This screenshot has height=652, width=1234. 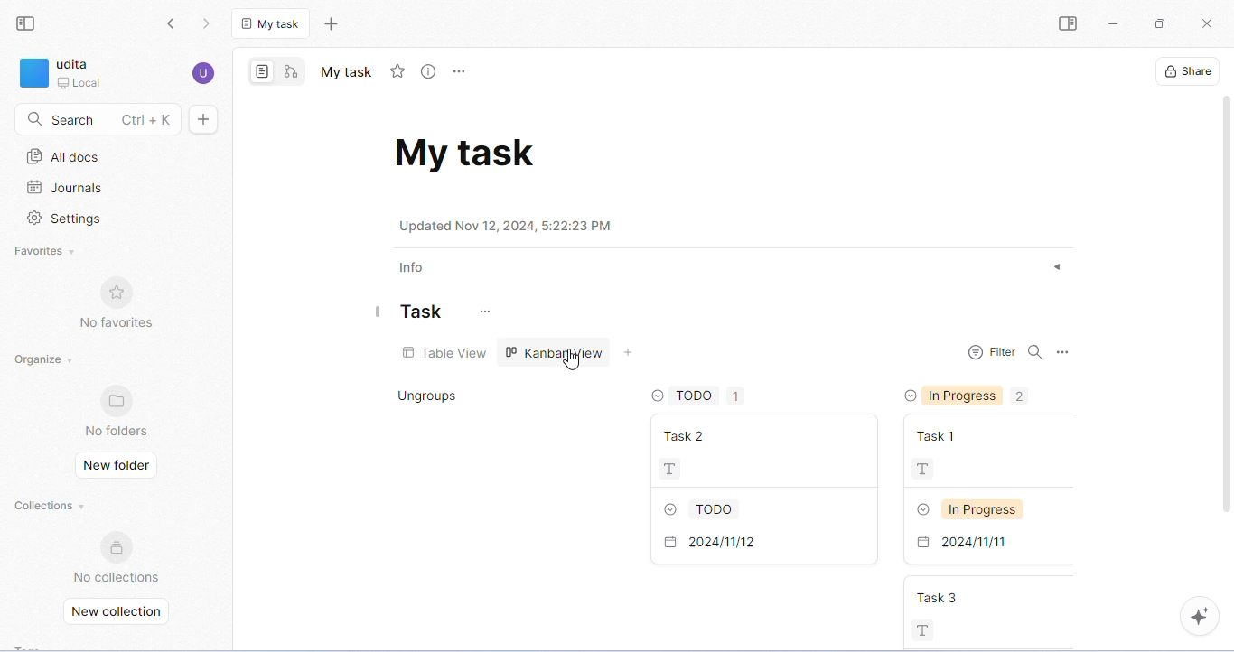 What do you see at coordinates (997, 599) in the screenshot?
I see `Task 3` at bounding box center [997, 599].